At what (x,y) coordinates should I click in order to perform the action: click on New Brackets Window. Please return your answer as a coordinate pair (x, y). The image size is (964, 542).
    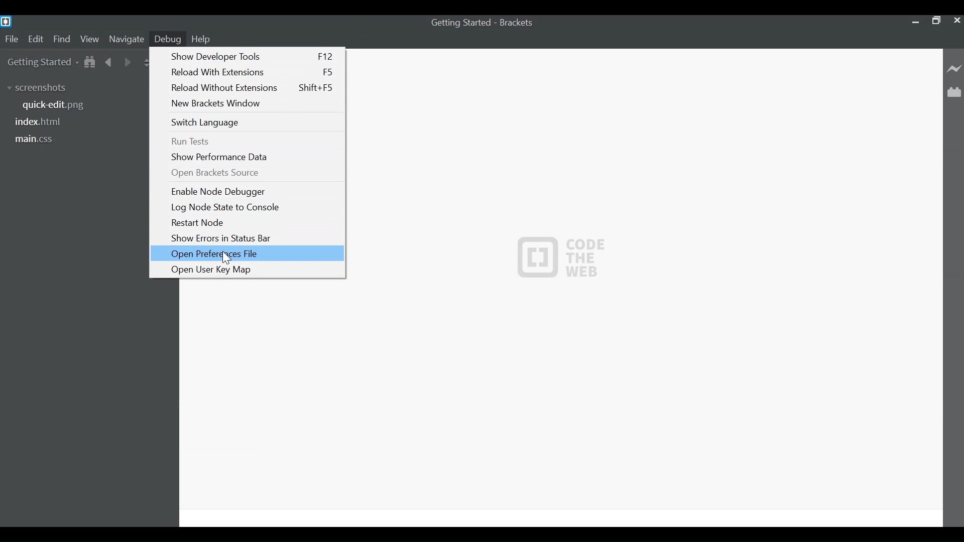
    Looking at the image, I should click on (255, 103).